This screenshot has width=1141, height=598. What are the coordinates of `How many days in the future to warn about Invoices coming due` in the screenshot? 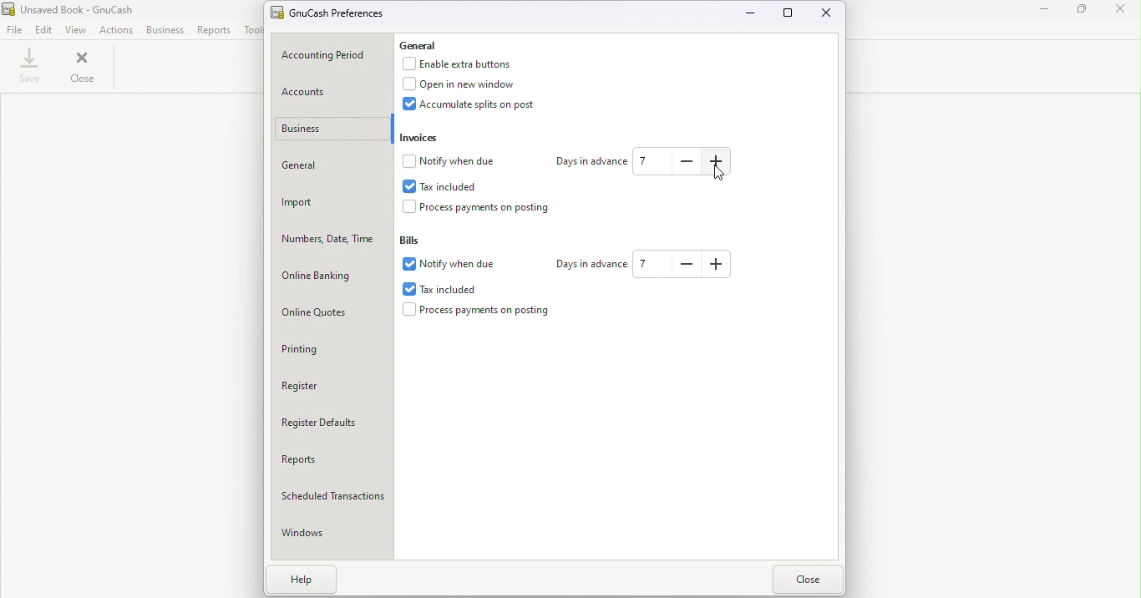 It's located at (653, 161).